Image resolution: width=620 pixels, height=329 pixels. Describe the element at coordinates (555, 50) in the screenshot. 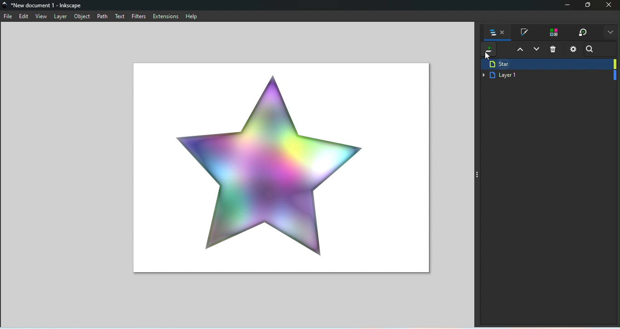

I see `Delete selected items` at that location.